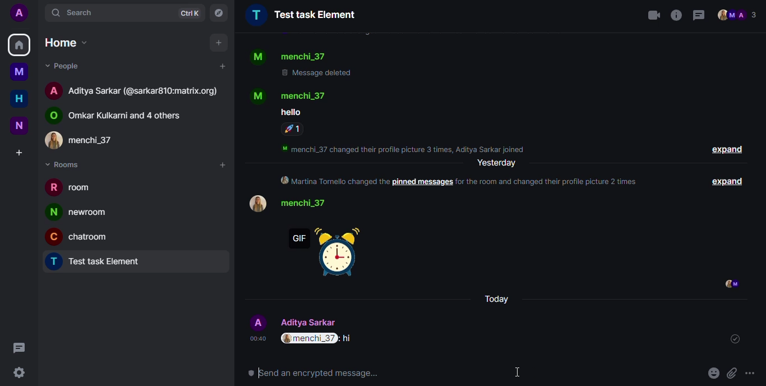 The height and width of the screenshot is (386, 766). What do you see at coordinates (499, 165) in the screenshot?
I see `yesterday` at bounding box center [499, 165].